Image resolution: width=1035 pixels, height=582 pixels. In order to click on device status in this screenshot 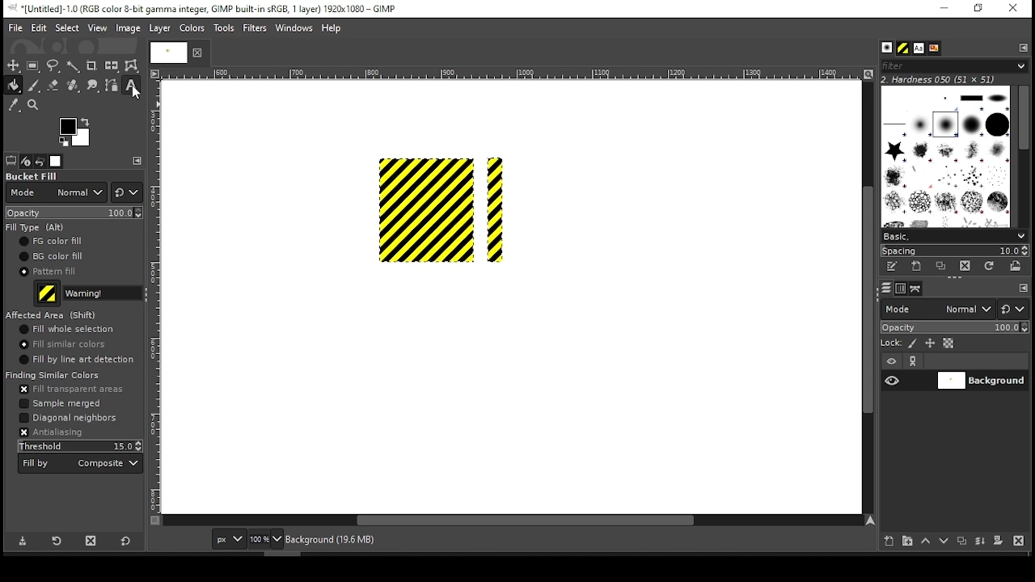, I will do `click(26, 161)`.